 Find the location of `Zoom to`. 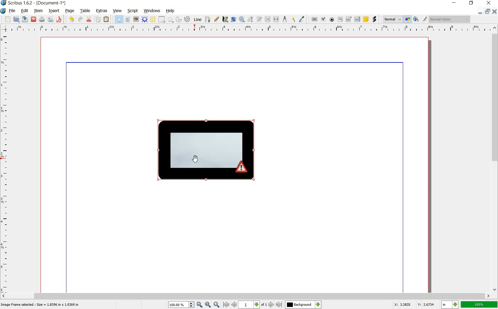

Zoom to is located at coordinates (208, 304).